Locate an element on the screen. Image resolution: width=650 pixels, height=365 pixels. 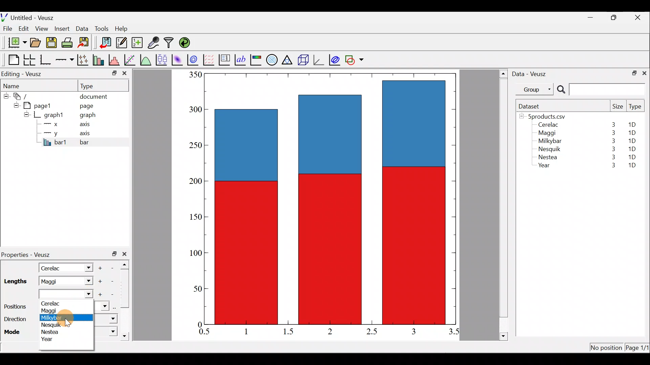
Edit and enter new datasets is located at coordinates (122, 43).